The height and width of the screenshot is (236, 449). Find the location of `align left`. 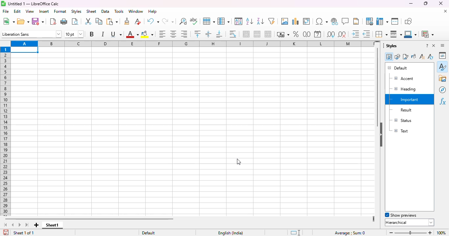

align left is located at coordinates (162, 34).